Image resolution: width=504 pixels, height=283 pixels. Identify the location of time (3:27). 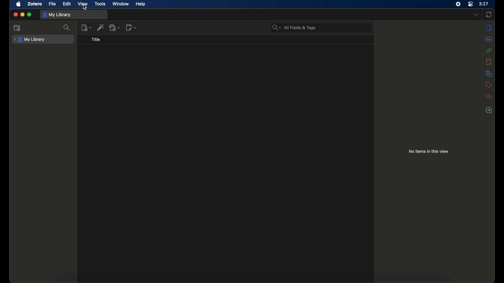
(484, 3).